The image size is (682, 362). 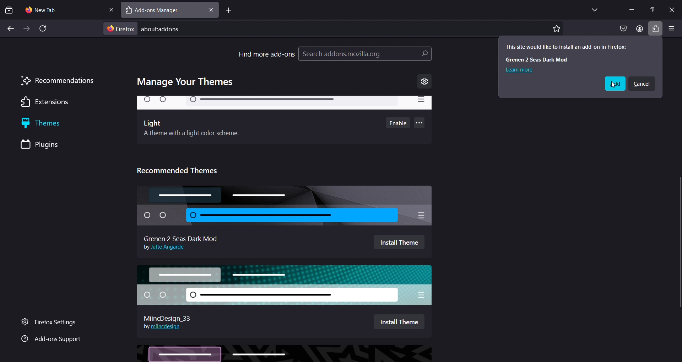 What do you see at coordinates (425, 82) in the screenshot?
I see `settings` at bounding box center [425, 82].